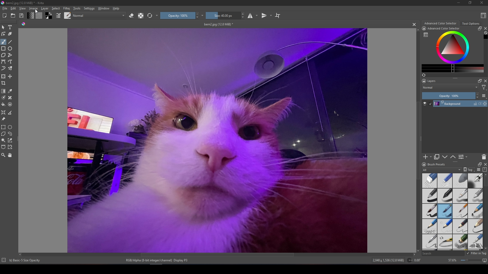 The image size is (488, 274). I want to click on Filter in tag, so click(477, 253).